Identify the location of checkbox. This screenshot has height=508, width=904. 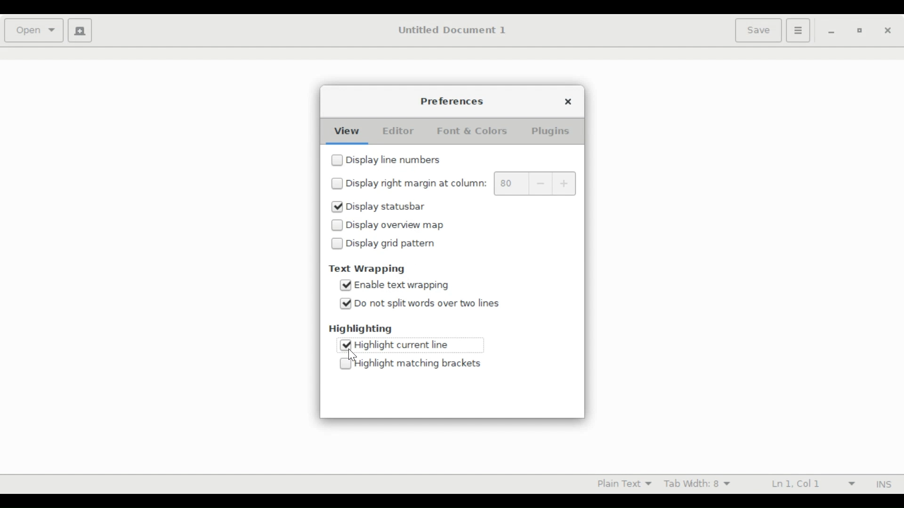
(345, 365).